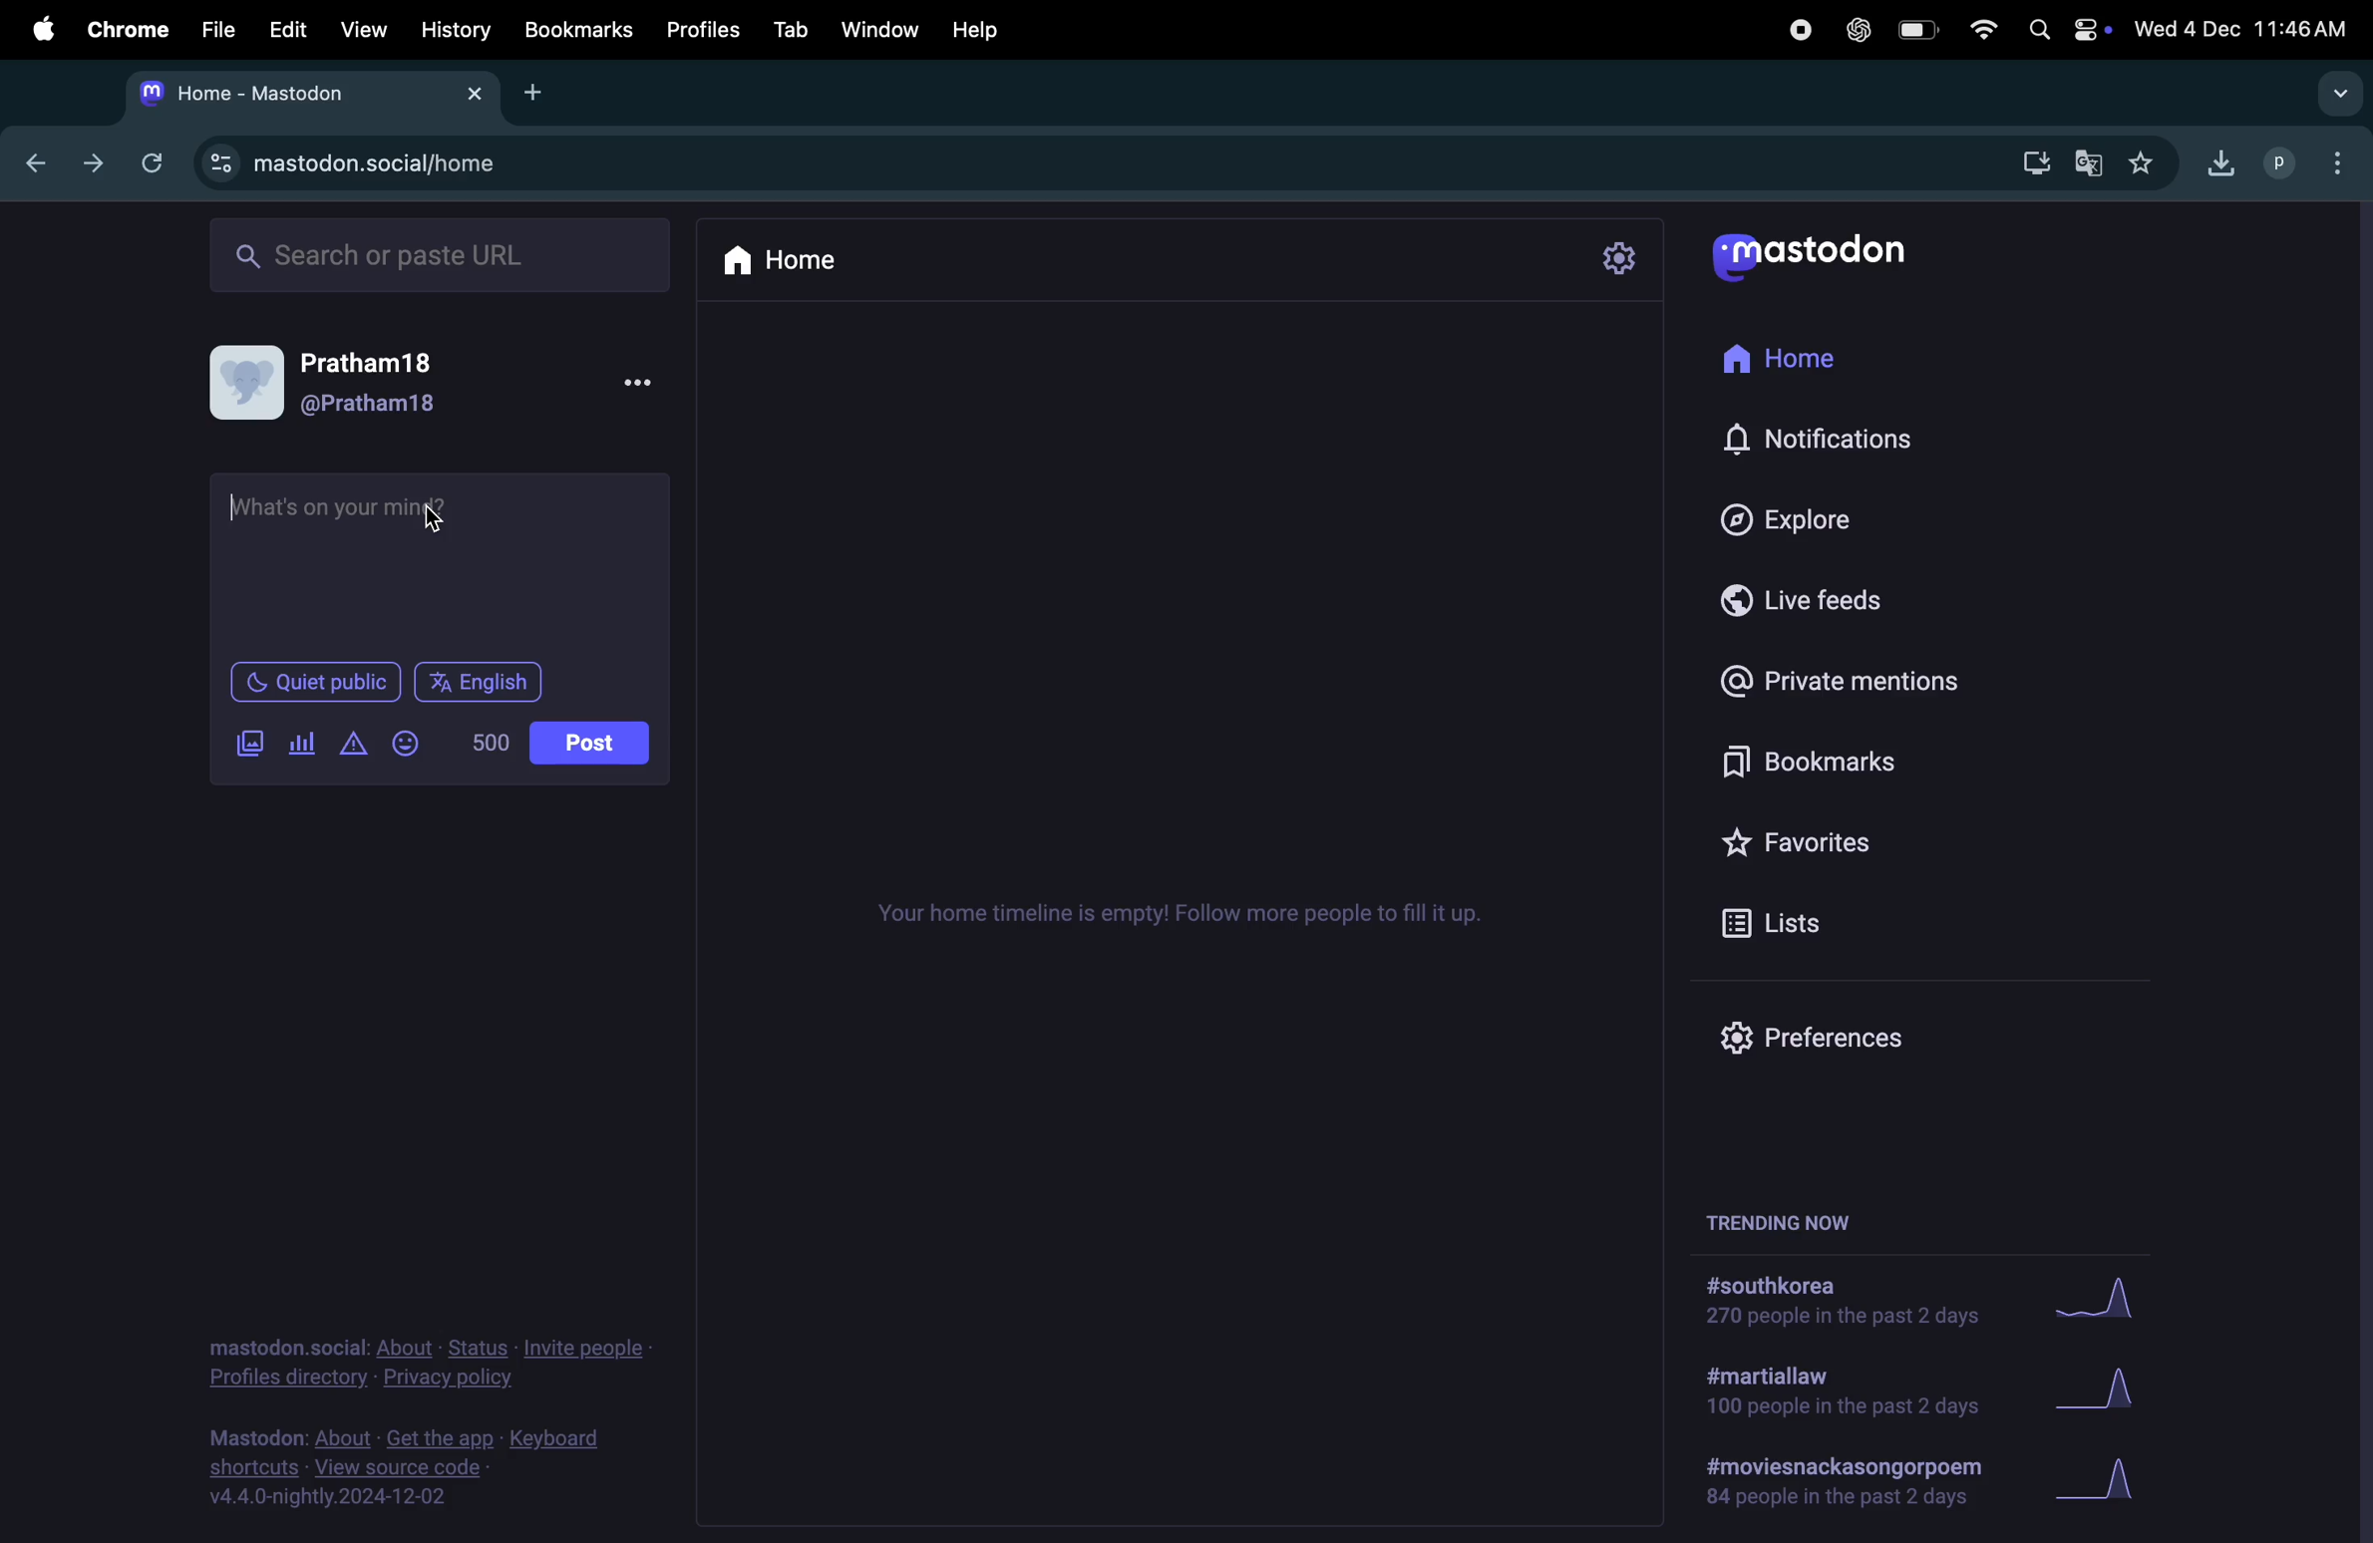 The image size is (2373, 1543). I want to click on History, so click(453, 33).